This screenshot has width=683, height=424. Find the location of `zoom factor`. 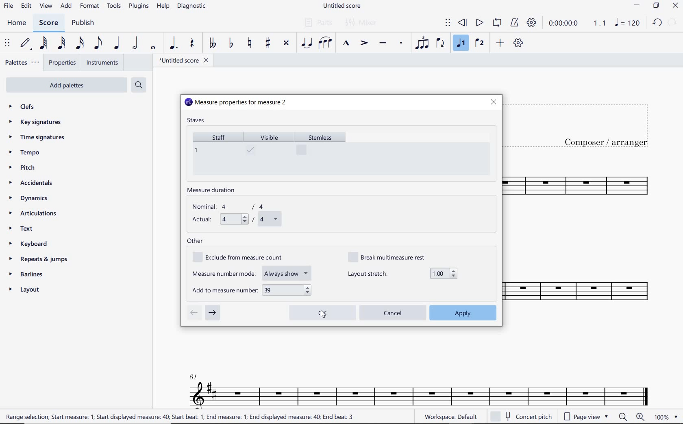

zoom factor is located at coordinates (665, 417).